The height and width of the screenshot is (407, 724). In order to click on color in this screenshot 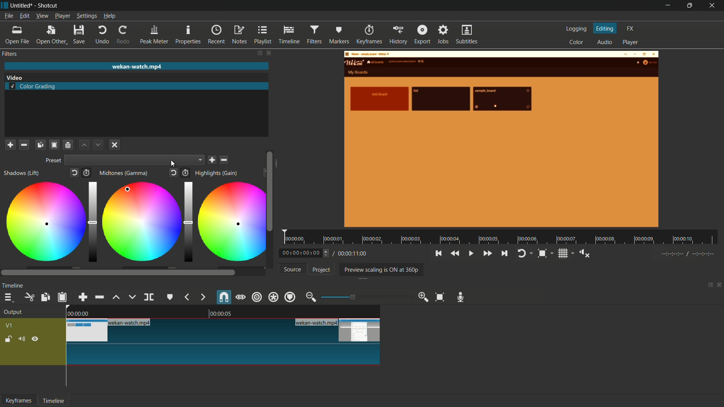, I will do `click(577, 43)`.